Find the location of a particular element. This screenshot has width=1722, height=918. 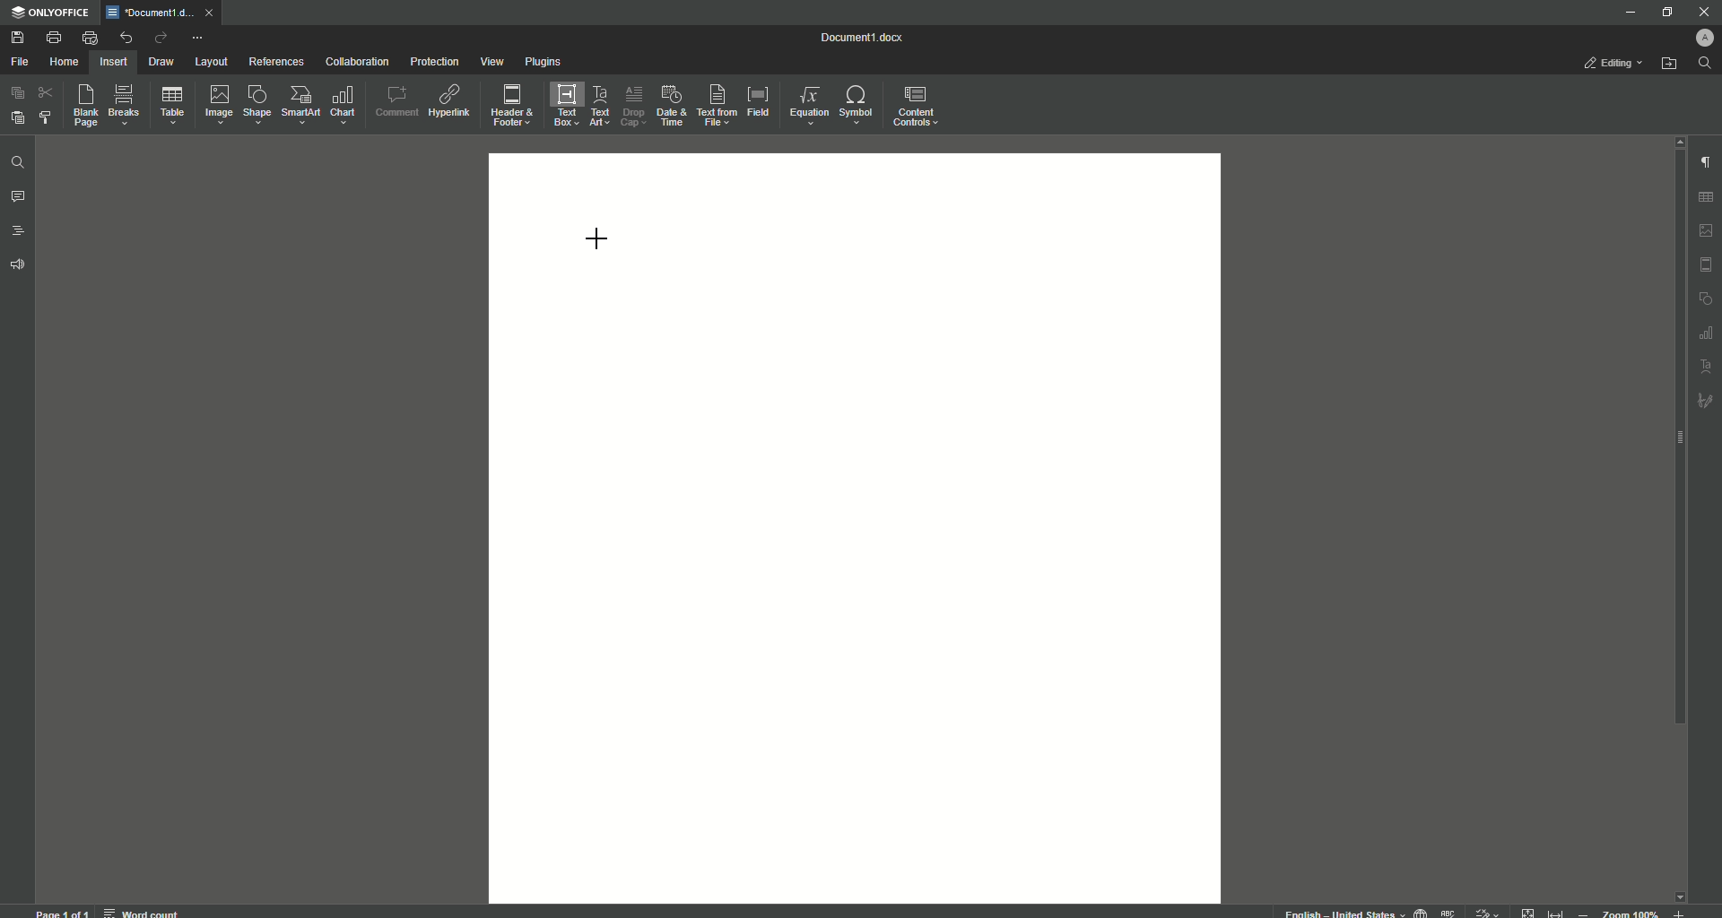

Close is located at coordinates (1703, 12).